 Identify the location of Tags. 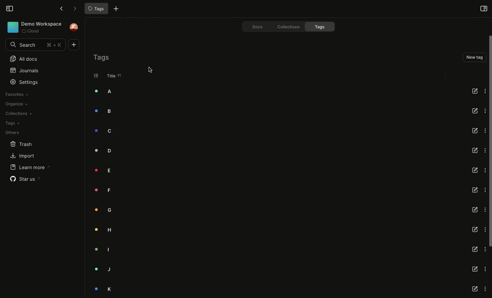
(95, 9).